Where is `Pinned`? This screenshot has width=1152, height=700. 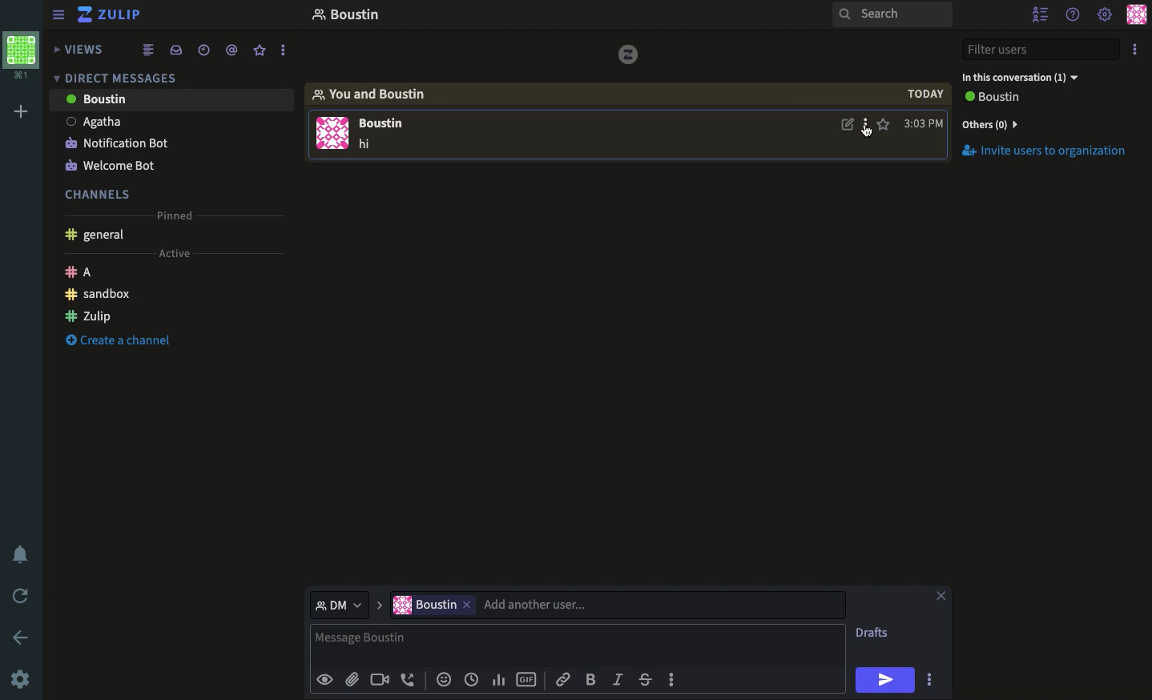 Pinned is located at coordinates (177, 215).